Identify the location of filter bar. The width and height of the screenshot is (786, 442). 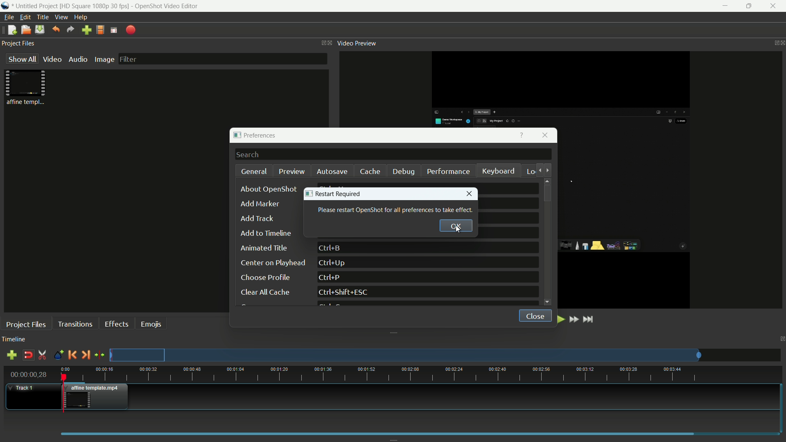
(222, 59).